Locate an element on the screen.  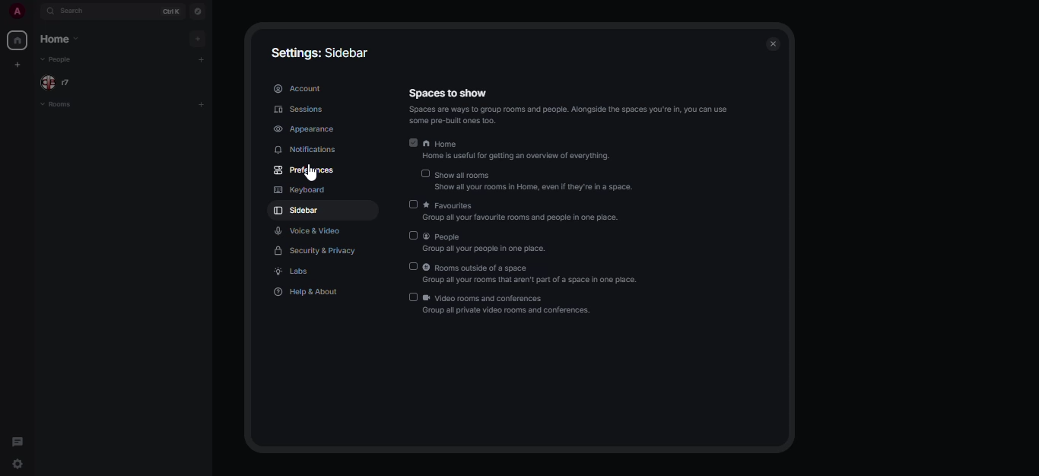
expand is located at coordinates (35, 11).